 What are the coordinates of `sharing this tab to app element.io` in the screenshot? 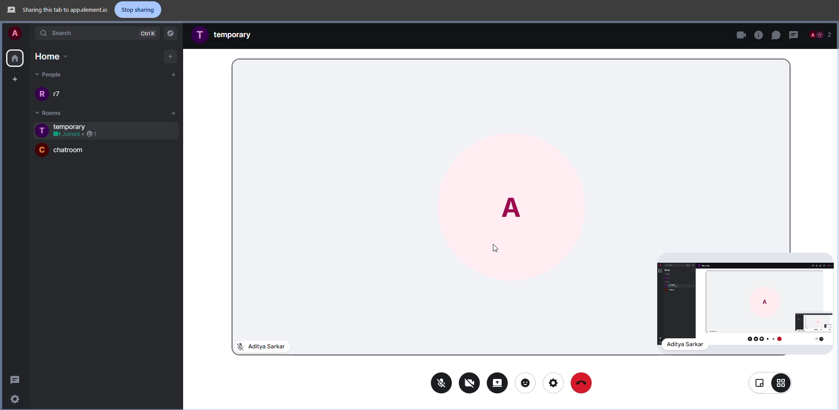 It's located at (55, 9).